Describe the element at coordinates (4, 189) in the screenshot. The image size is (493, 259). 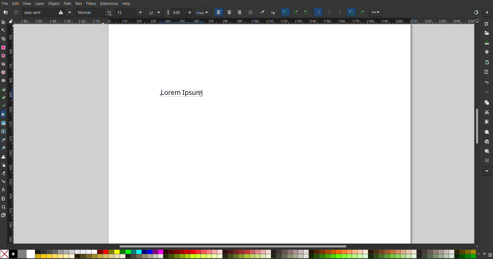
I see `LPE Tool` at that location.